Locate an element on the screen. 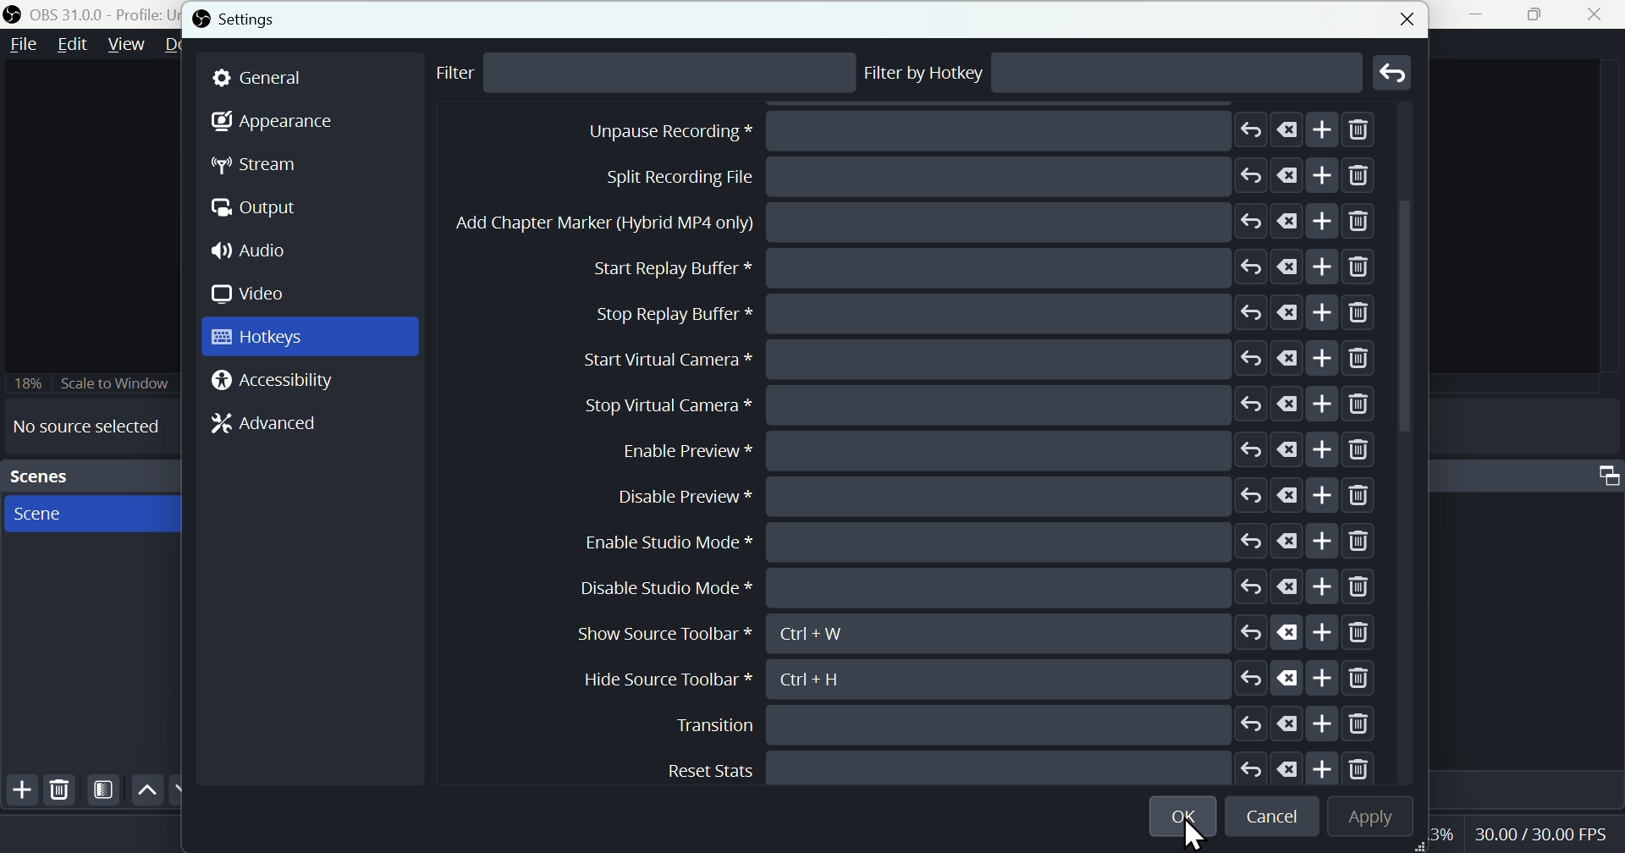 The height and width of the screenshot is (853, 1625). View is located at coordinates (123, 45).